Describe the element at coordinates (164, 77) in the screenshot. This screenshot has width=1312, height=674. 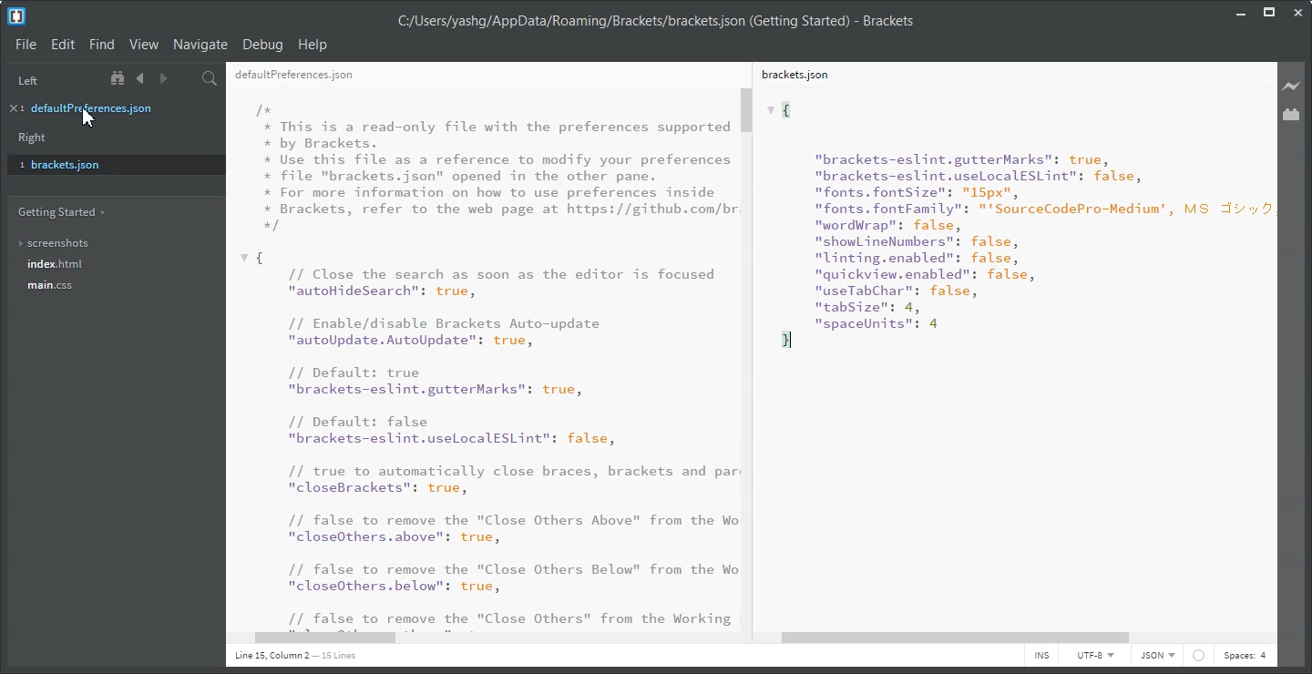
I see `Navigate Forward` at that location.